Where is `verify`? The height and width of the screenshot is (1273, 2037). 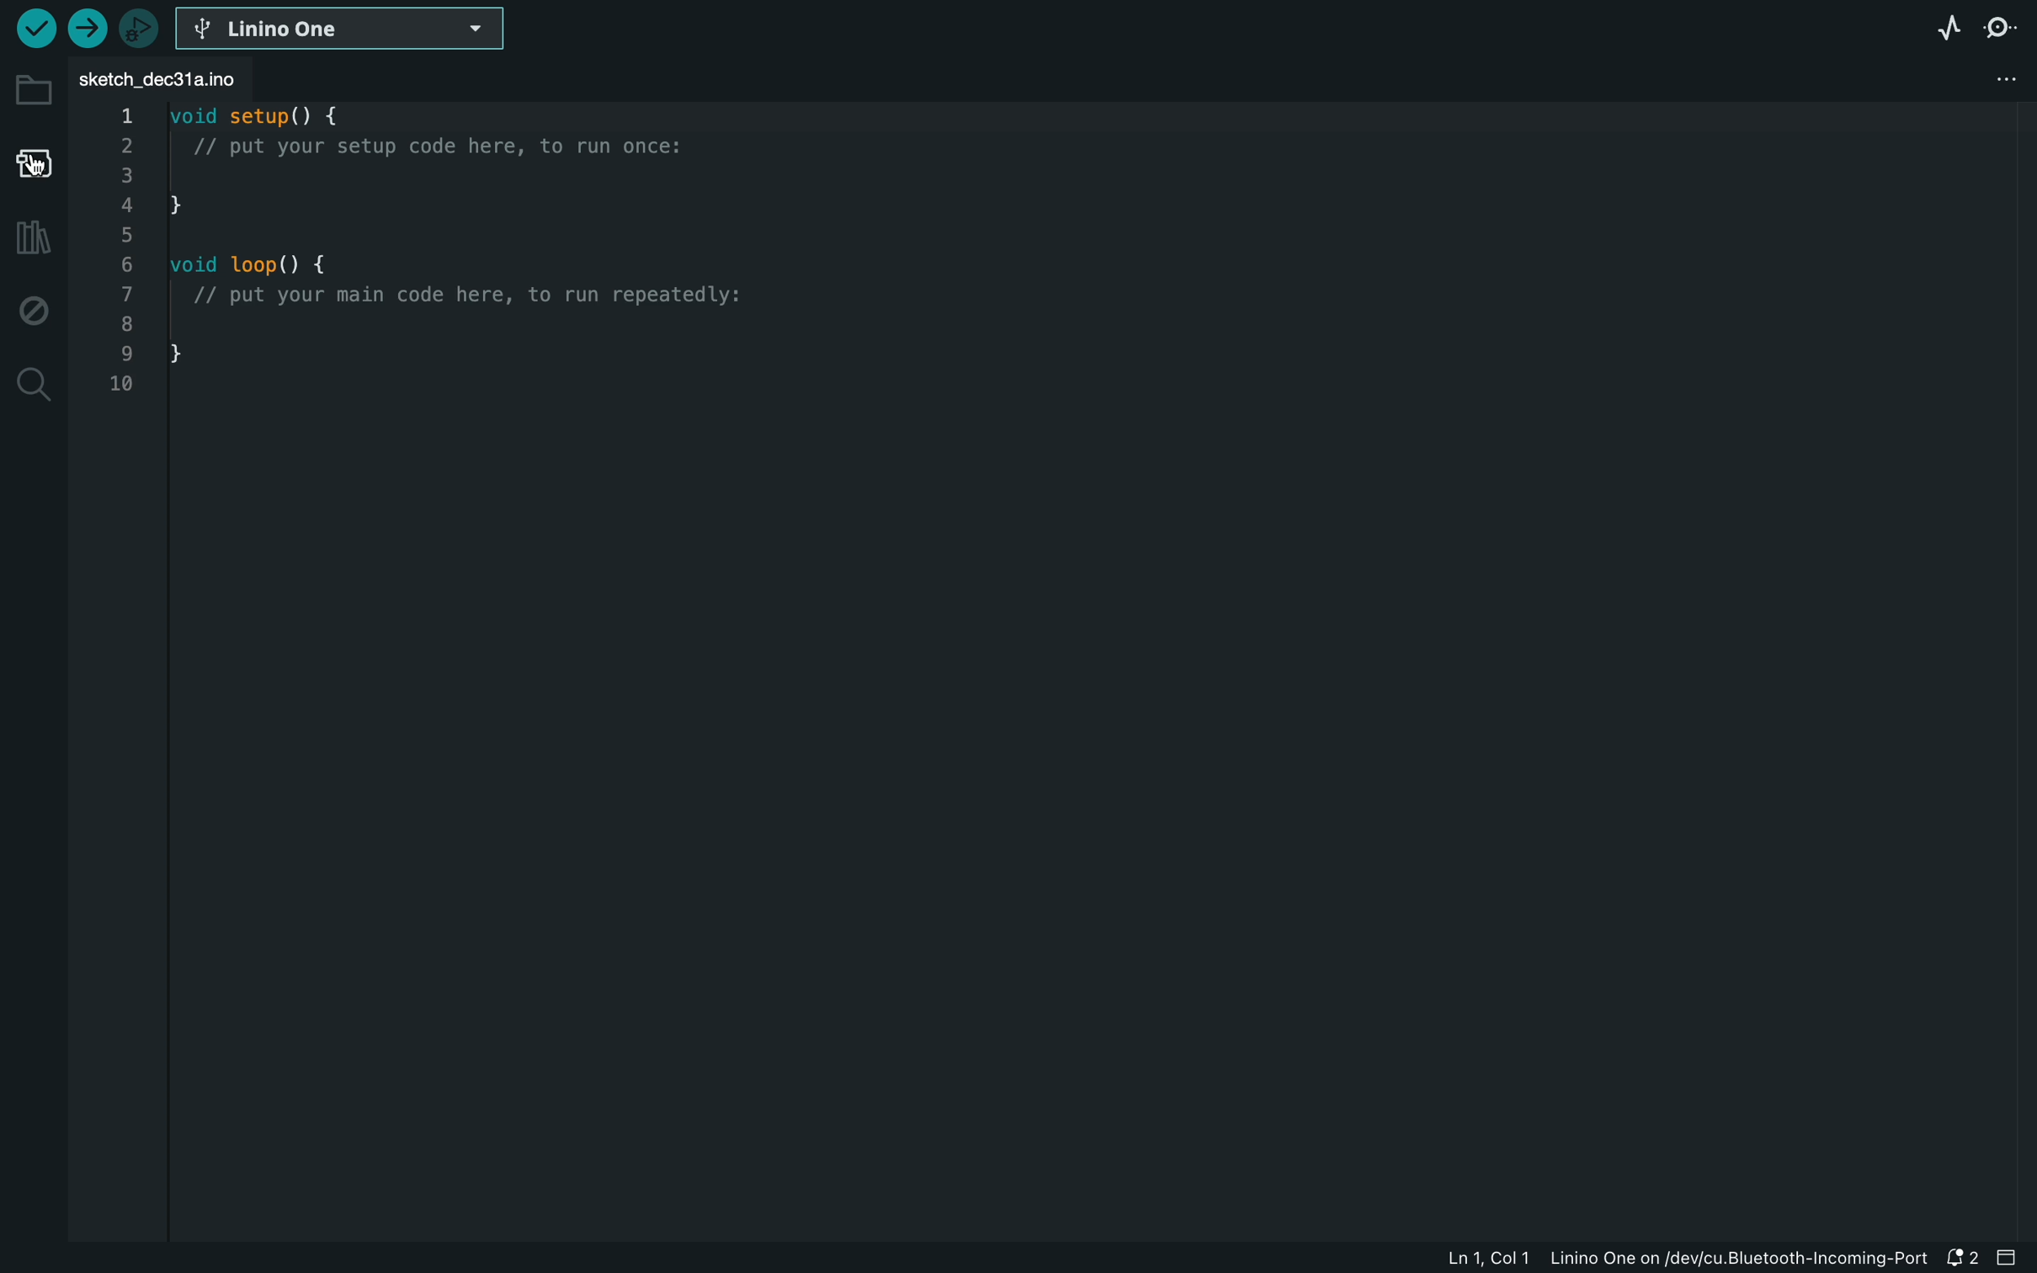 verify is located at coordinates (35, 32).